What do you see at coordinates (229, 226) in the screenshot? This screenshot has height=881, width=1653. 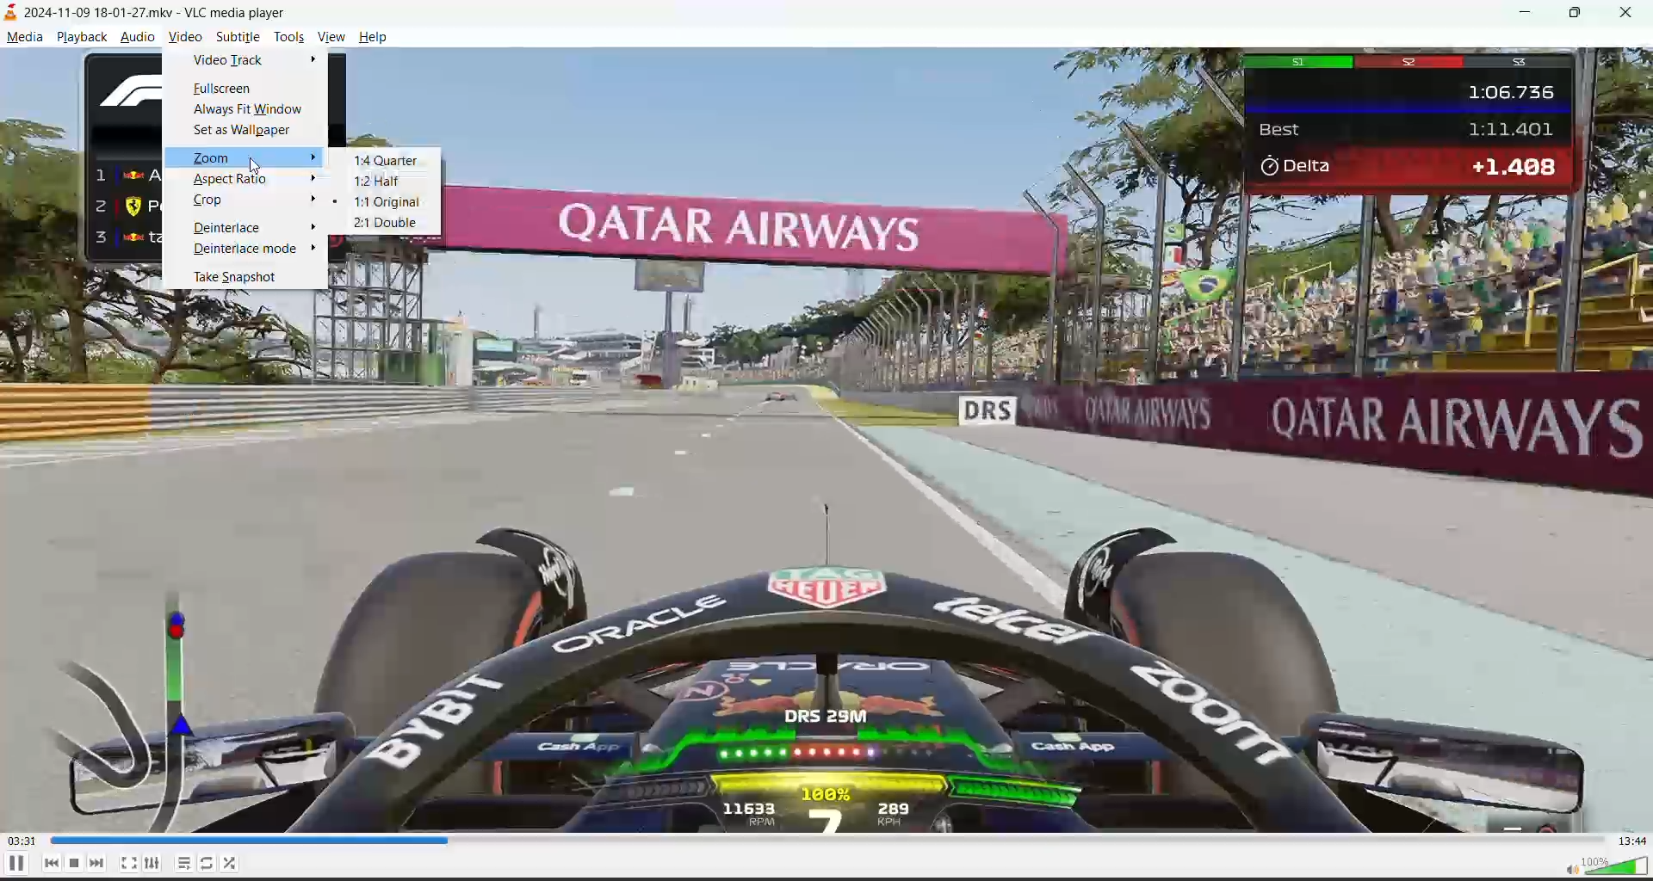 I see `deinterlace` at bounding box center [229, 226].